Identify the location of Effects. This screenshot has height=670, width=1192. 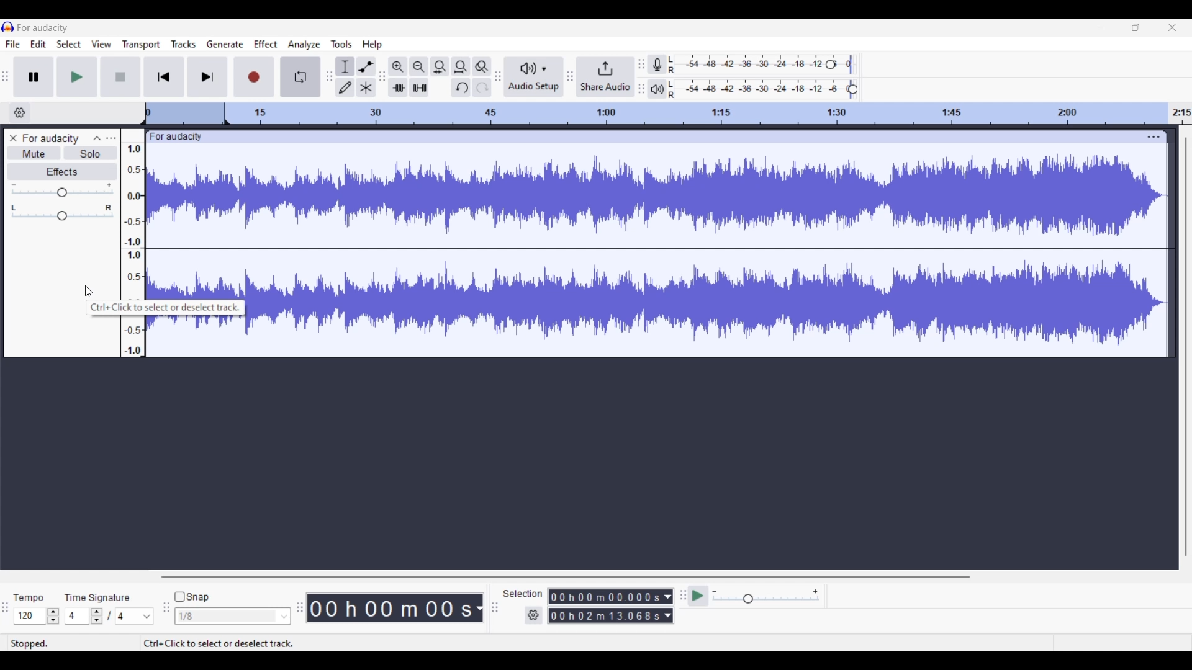
(62, 171).